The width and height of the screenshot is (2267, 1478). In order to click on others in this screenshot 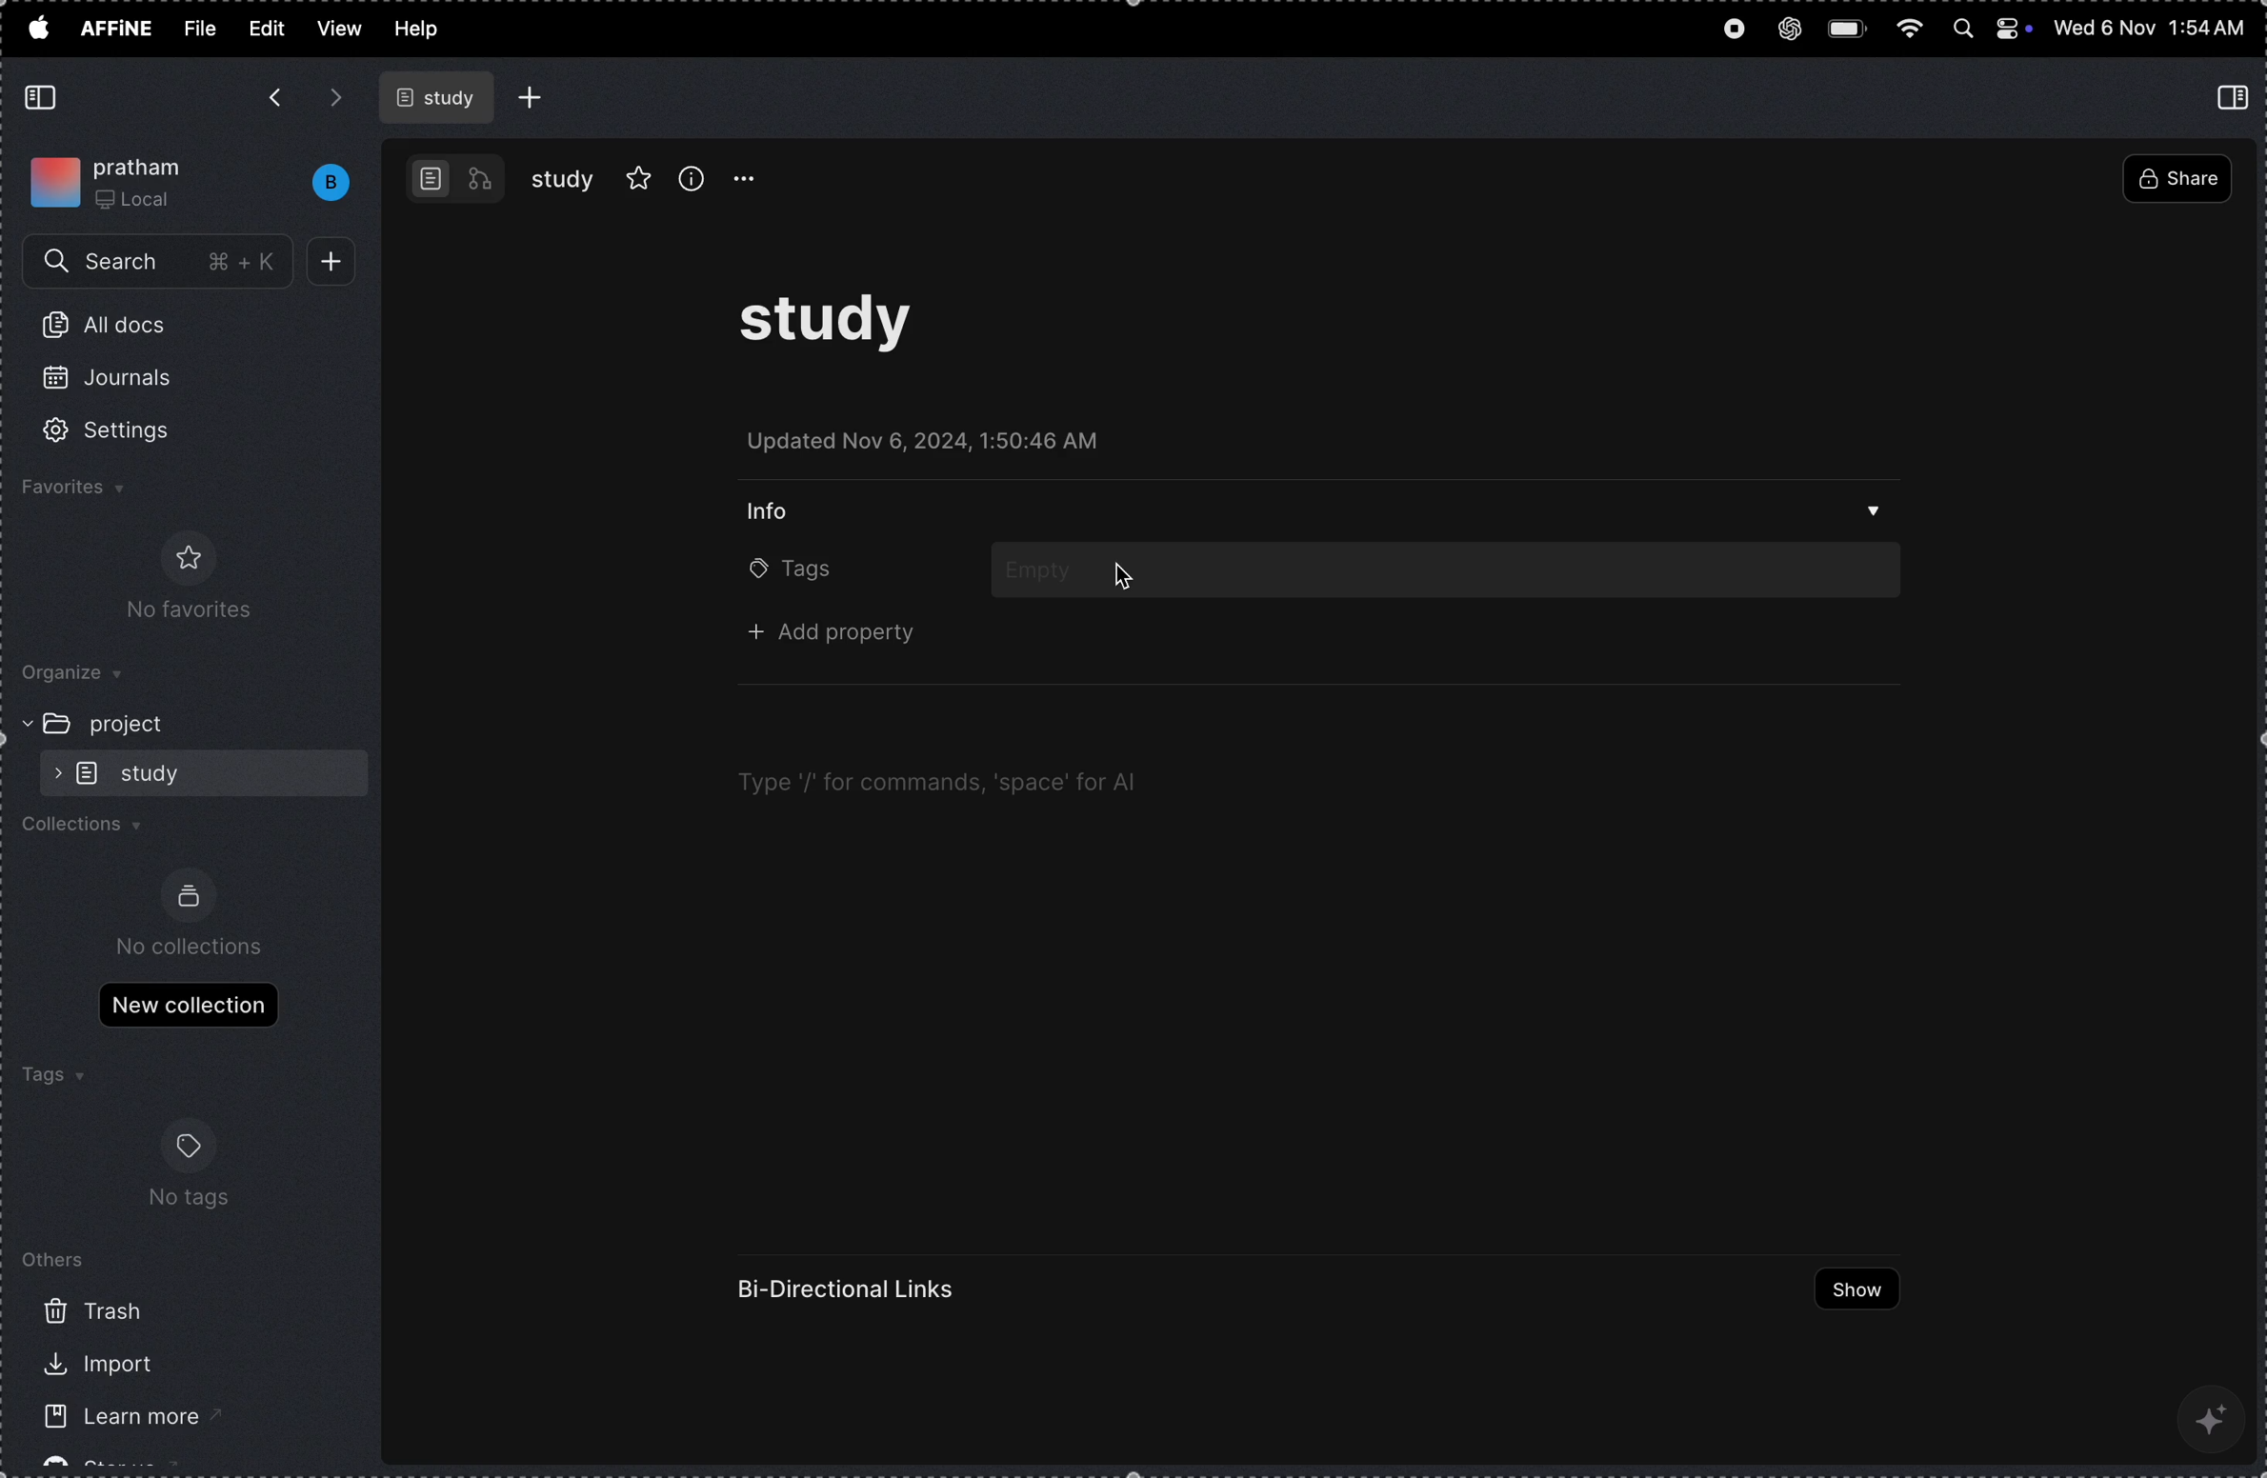, I will do `click(57, 1258)`.